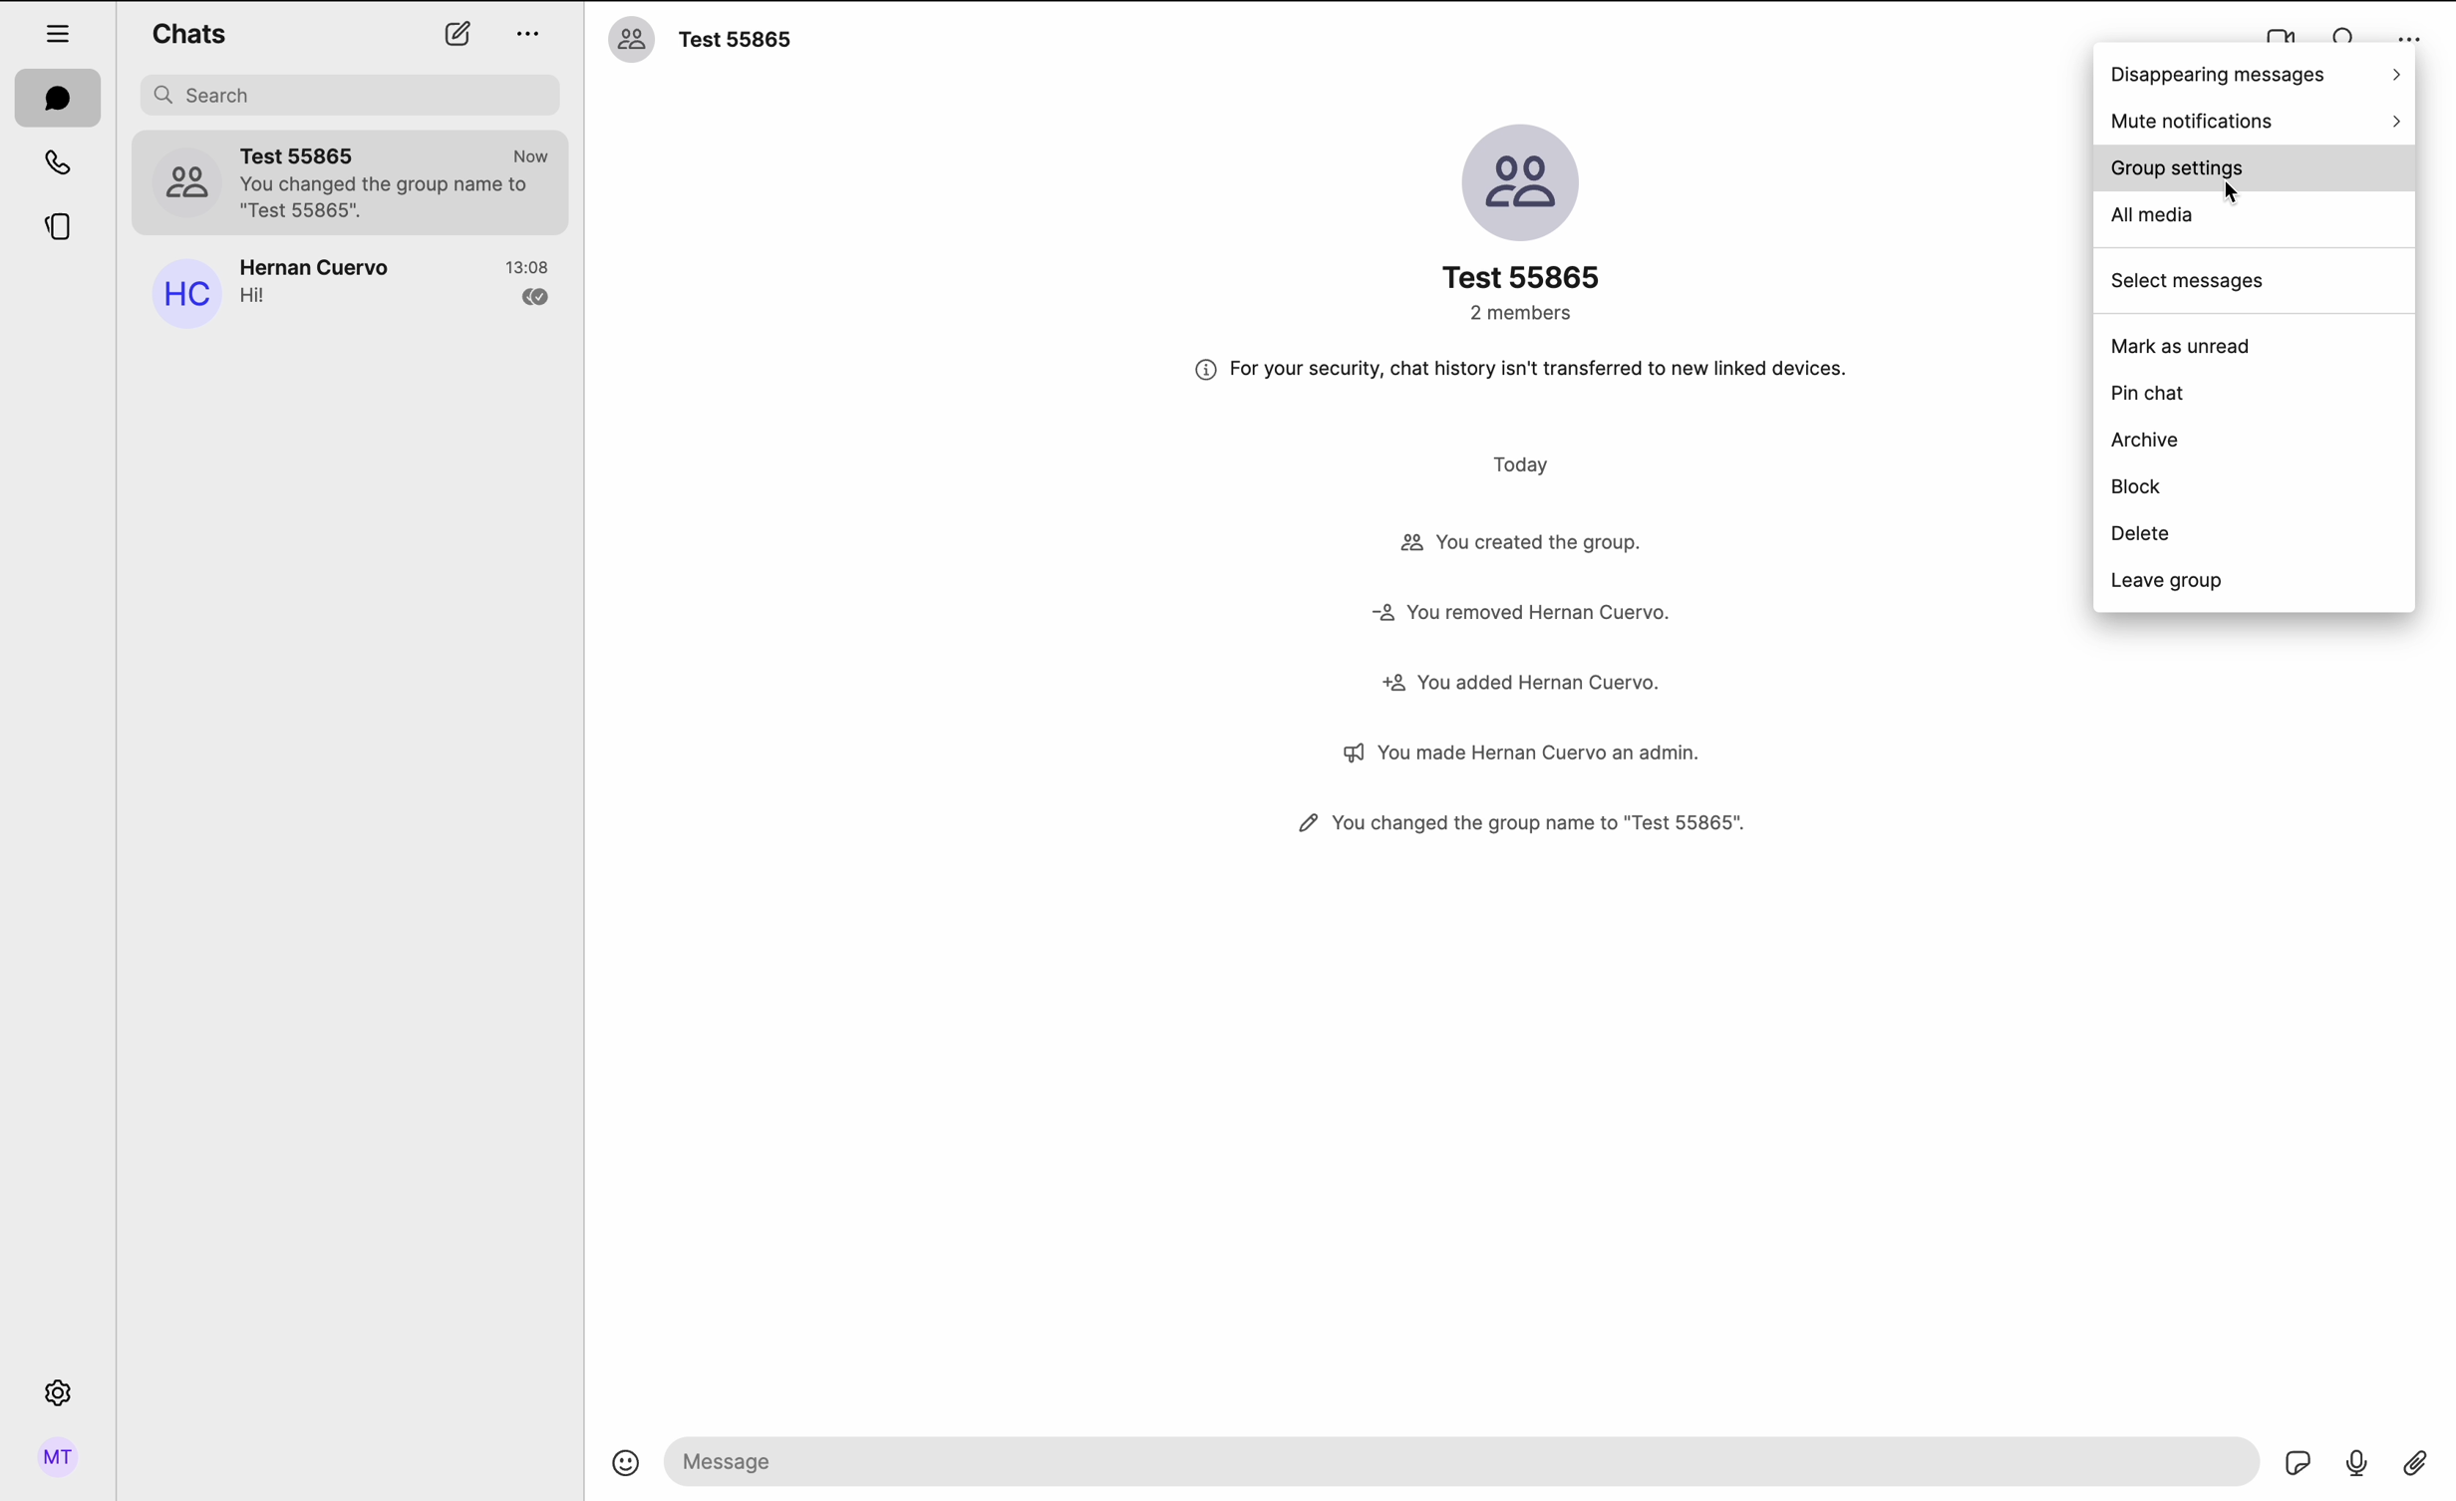  I want to click on search bar, so click(353, 95).